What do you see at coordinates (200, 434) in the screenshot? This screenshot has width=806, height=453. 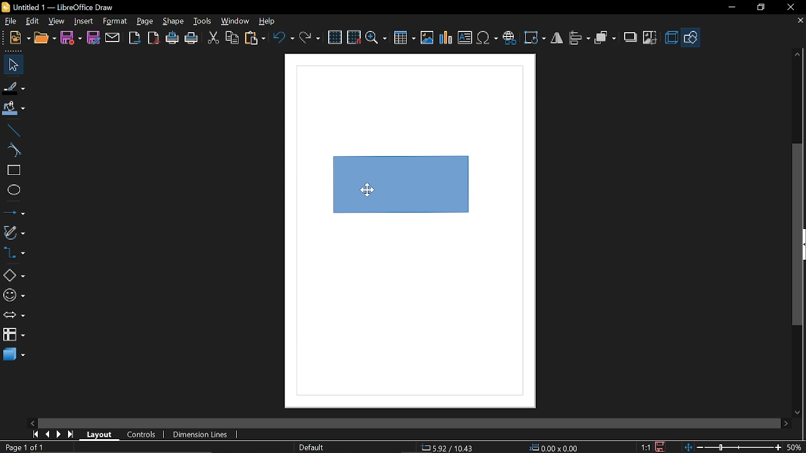 I see `dimension lines` at bounding box center [200, 434].